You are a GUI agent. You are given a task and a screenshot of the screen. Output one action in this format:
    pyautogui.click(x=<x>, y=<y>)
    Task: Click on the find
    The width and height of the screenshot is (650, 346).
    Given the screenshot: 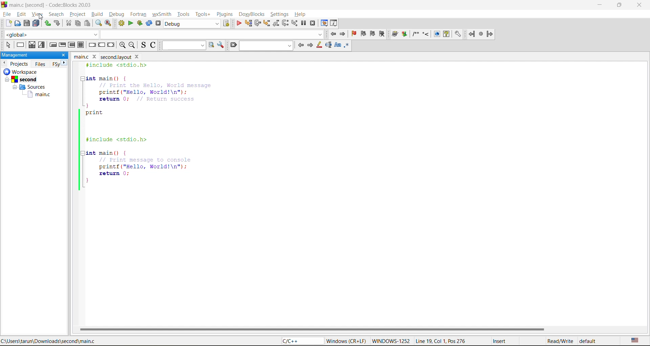 What is the action you would take?
    pyautogui.click(x=100, y=23)
    